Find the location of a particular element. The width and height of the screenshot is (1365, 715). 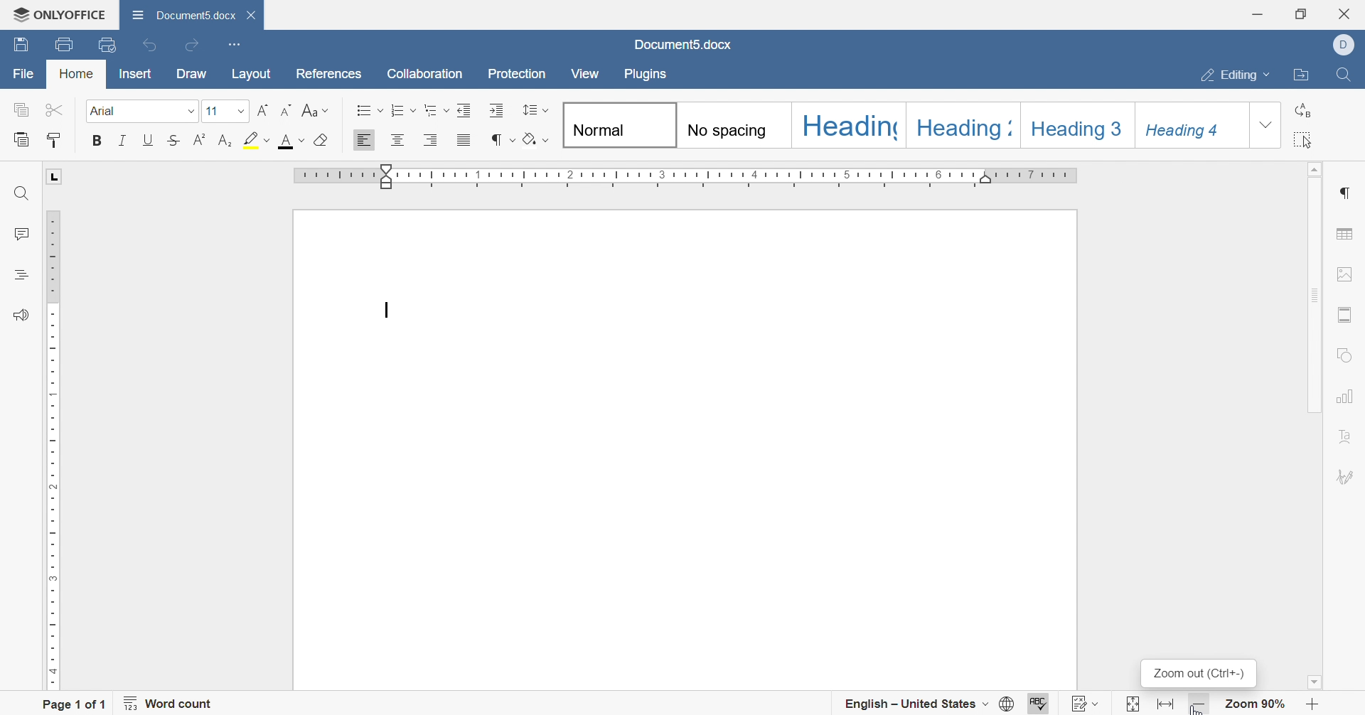

fit to page is located at coordinates (1130, 705).